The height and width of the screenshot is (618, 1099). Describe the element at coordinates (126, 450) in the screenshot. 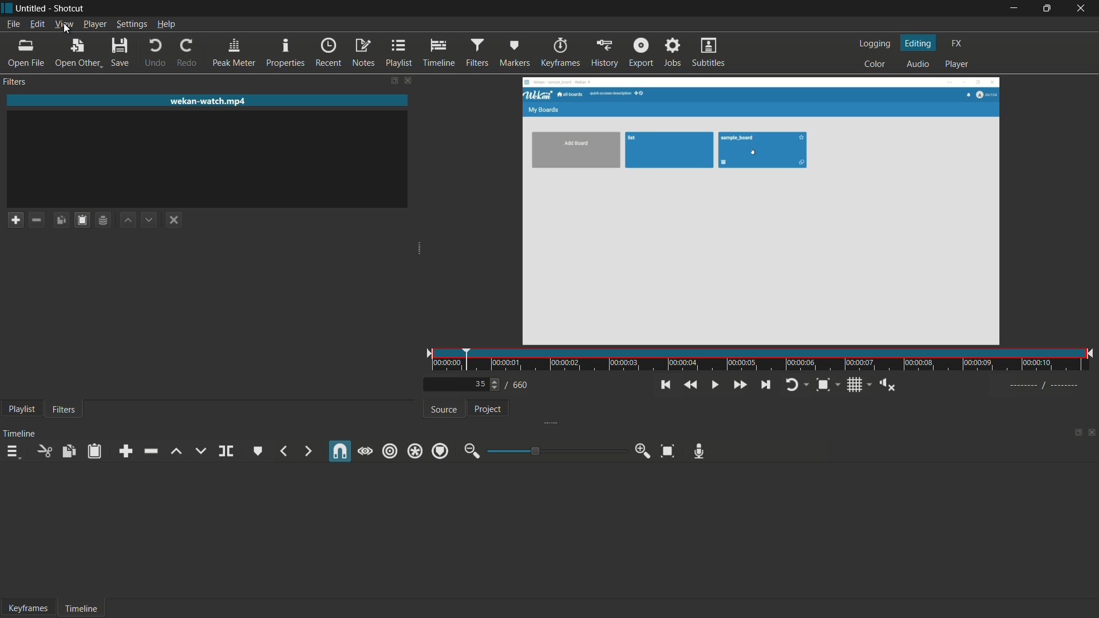

I see `append` at that location.